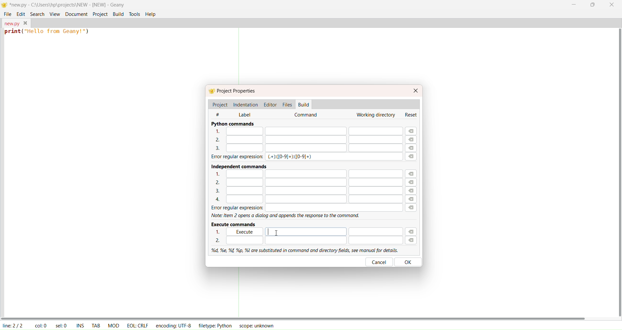  What do you see at coordinates (48, 33) in the screenshot?
I see `Print ("Hello from Granny!")` at bounding box center [48, 33].